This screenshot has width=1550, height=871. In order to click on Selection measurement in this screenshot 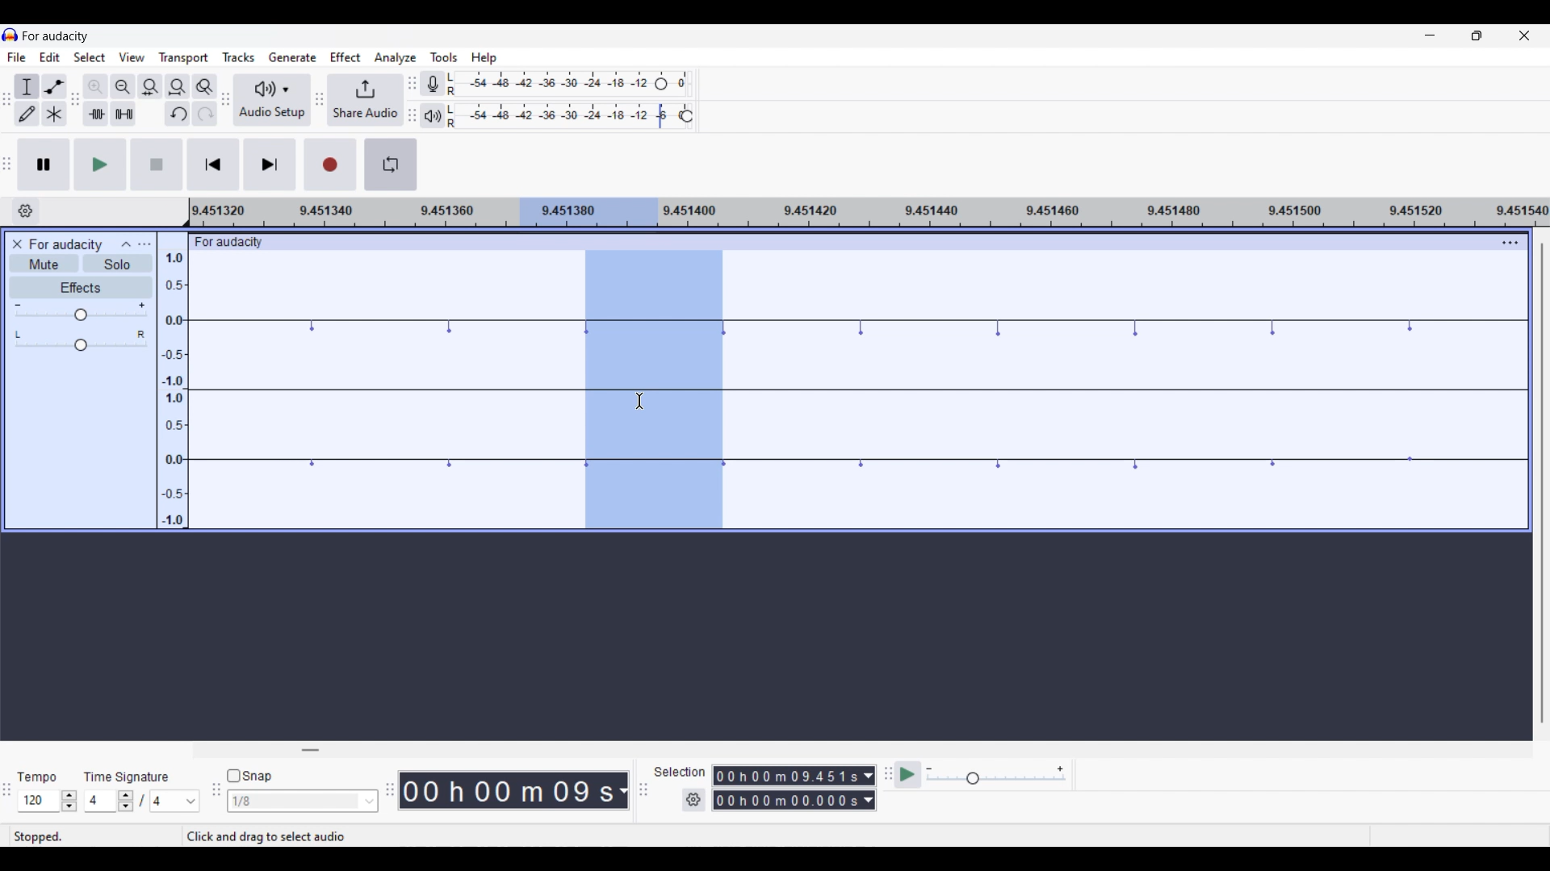, I will do `click(868, 788)`.